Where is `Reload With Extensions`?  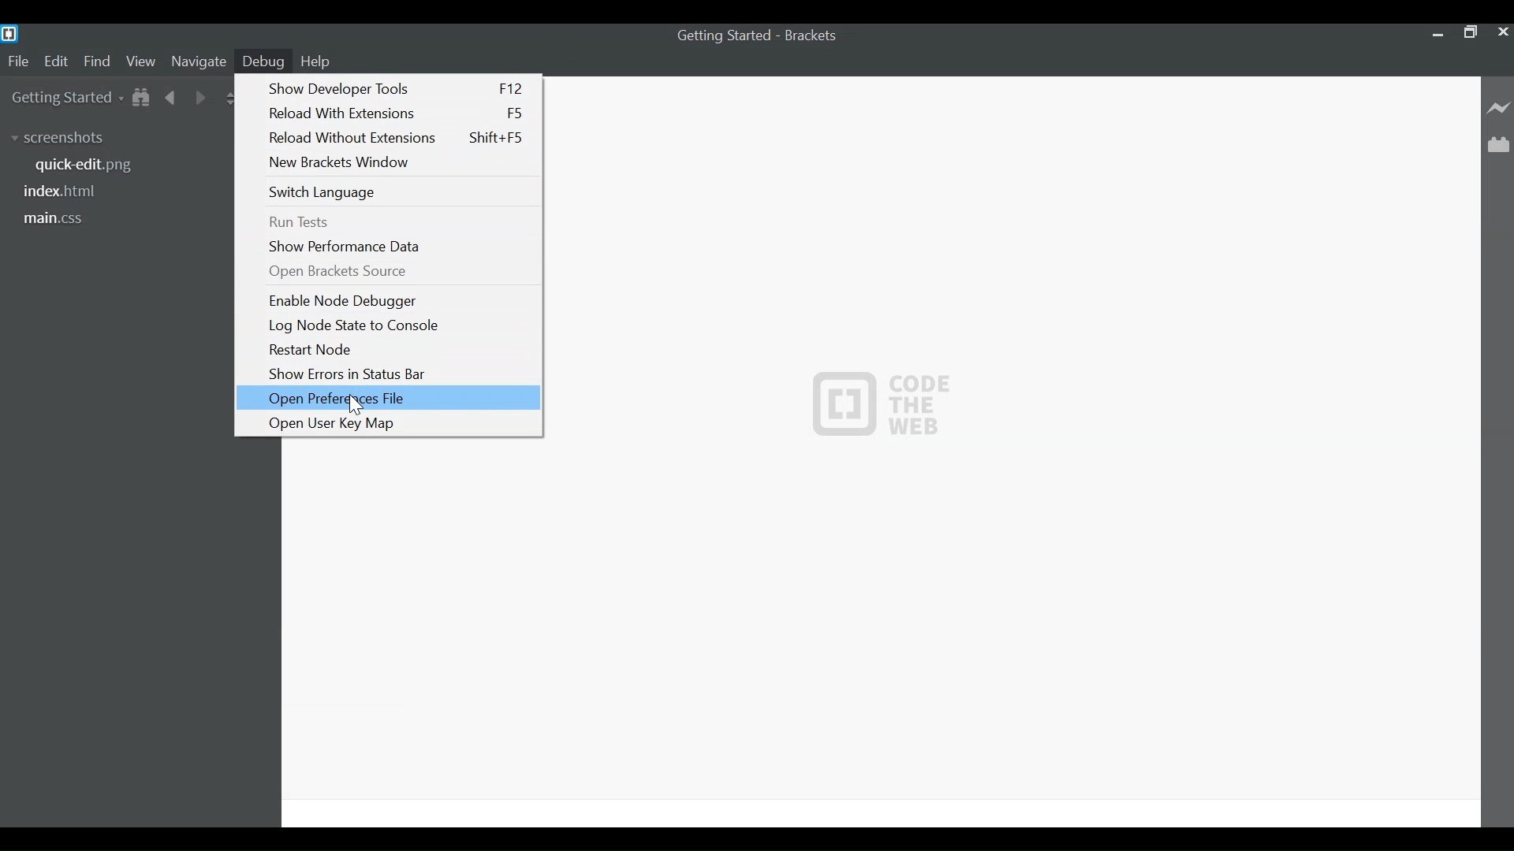
Reload With Extensions is located at coordinates (401, 113).